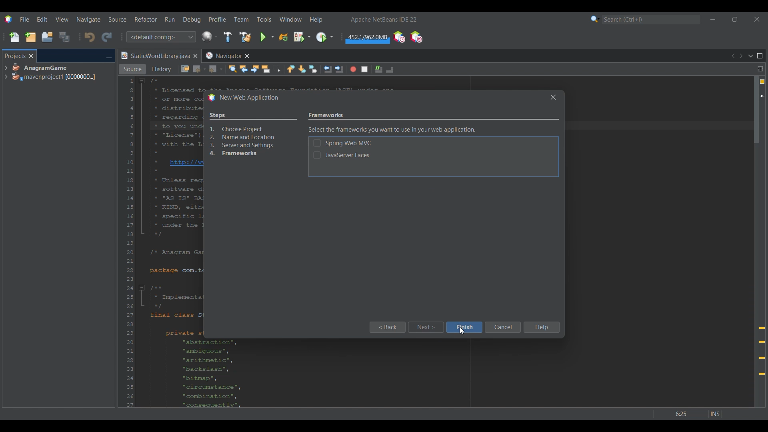  Describe the element at coordinates (502, 327) in the screenshot. I see `Cancel` at that location.